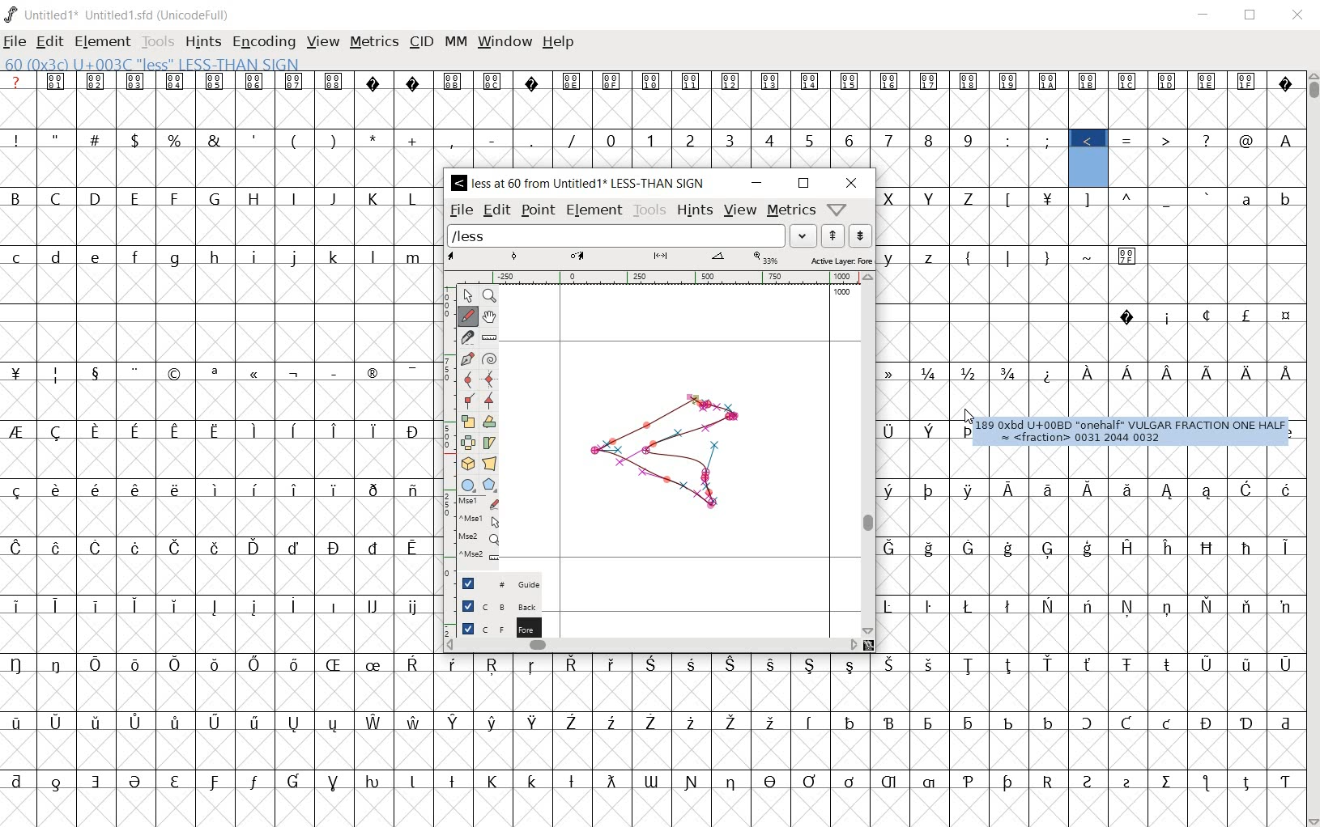 The image size is (1320, 827). Describe the element at coordinates (851, 183) in the screenshot. I see `close` at that location.